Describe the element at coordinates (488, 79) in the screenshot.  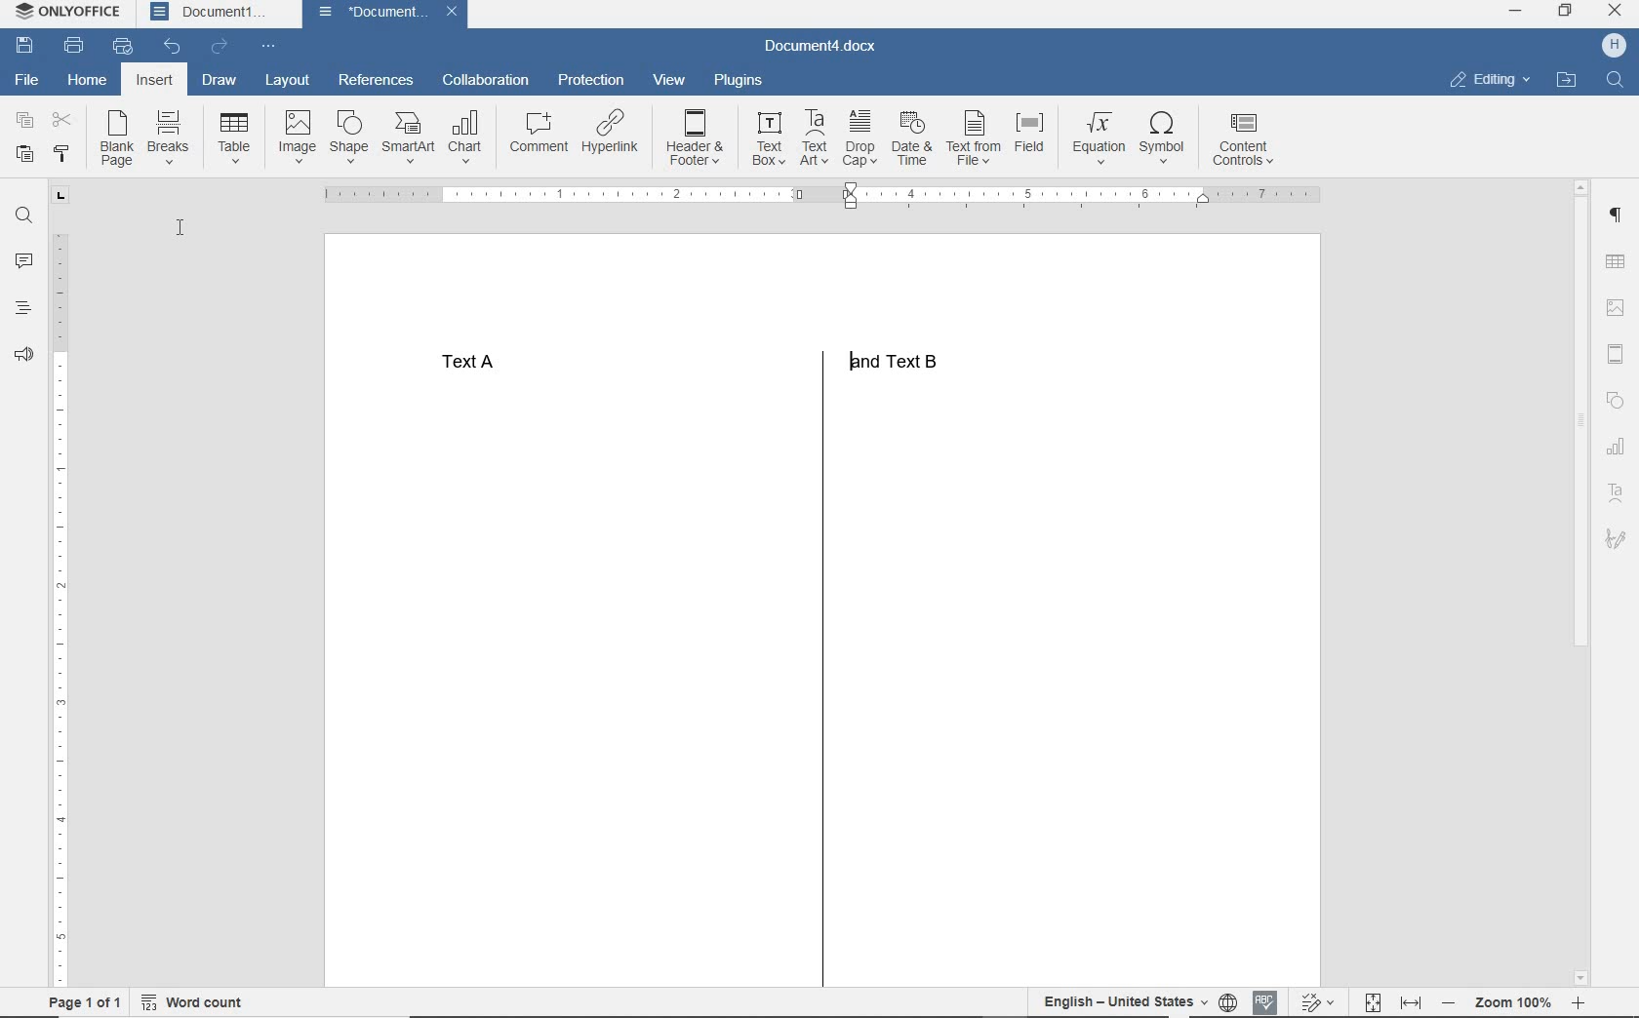
I see `COLLABORATION` at that location.